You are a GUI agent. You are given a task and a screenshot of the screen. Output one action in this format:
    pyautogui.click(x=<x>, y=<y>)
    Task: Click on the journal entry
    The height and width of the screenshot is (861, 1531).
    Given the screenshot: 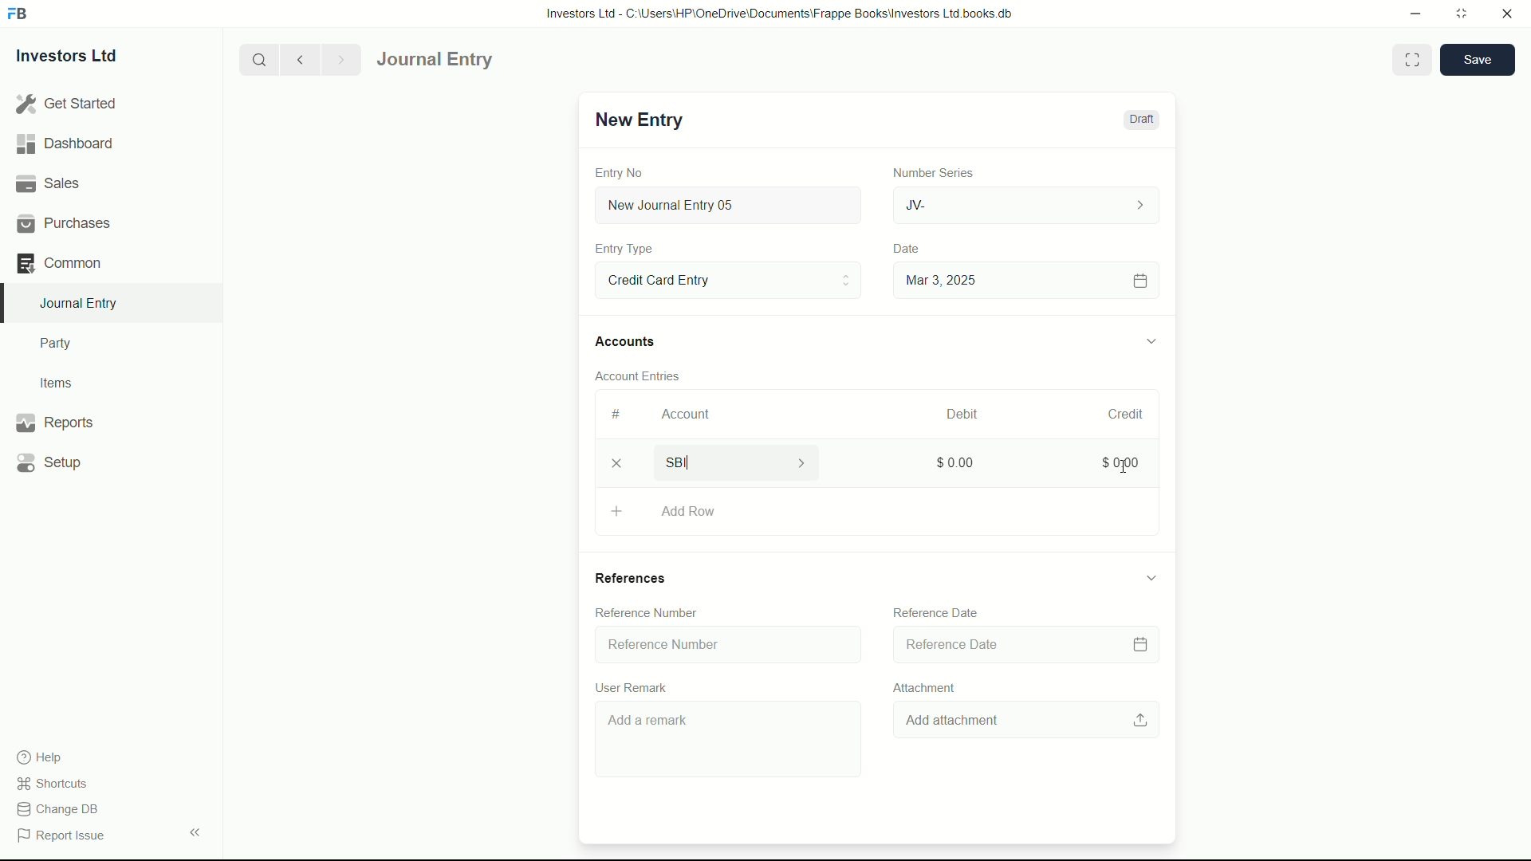 What is the action you would take?
    pyautogui.click(x=481, y=60)
    